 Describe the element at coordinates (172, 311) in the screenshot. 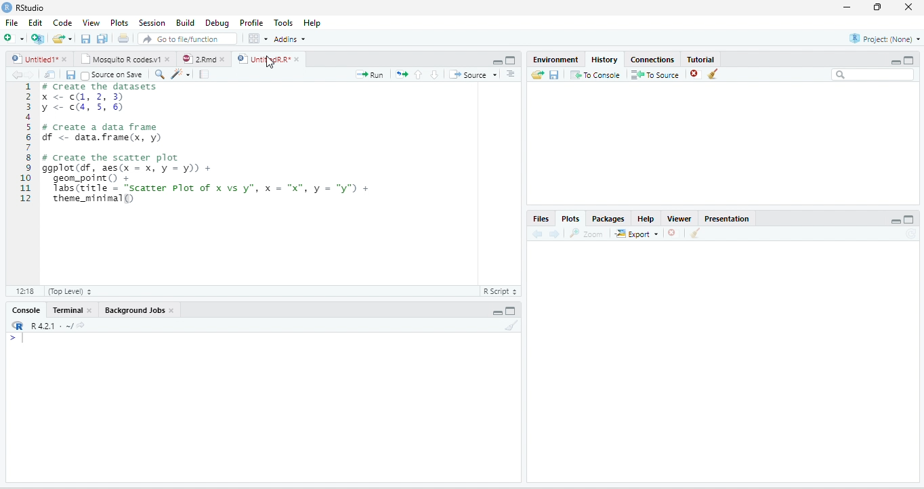

I see `close` at that location.